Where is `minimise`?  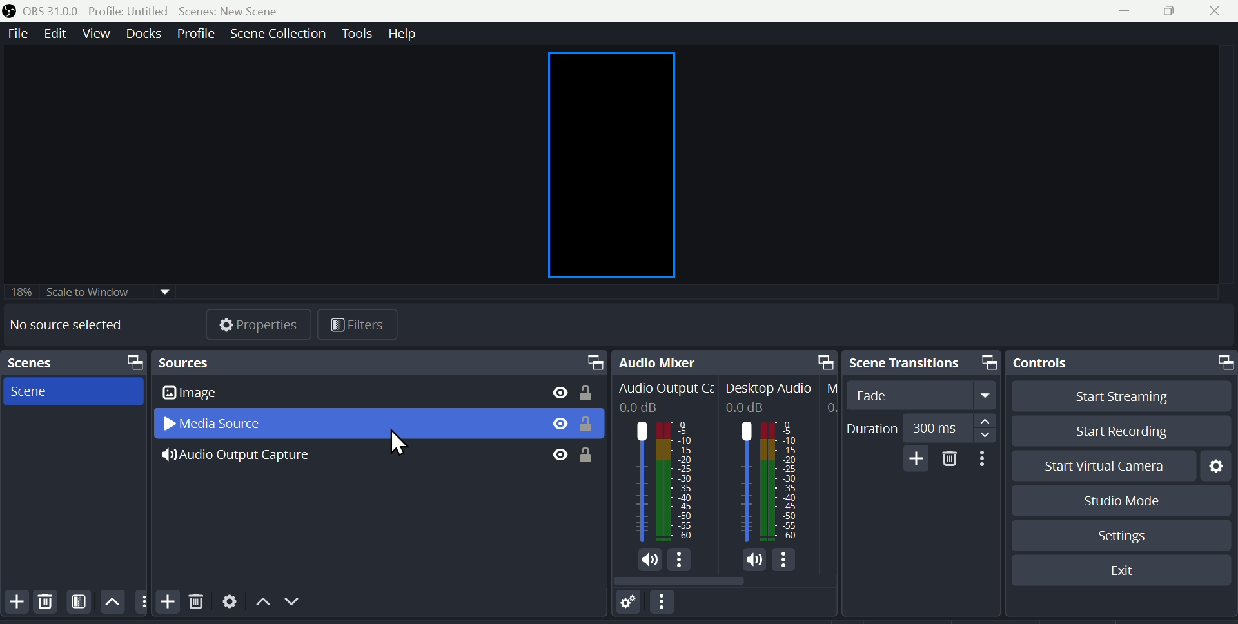 minimise is located at coordinates (1132, 10).